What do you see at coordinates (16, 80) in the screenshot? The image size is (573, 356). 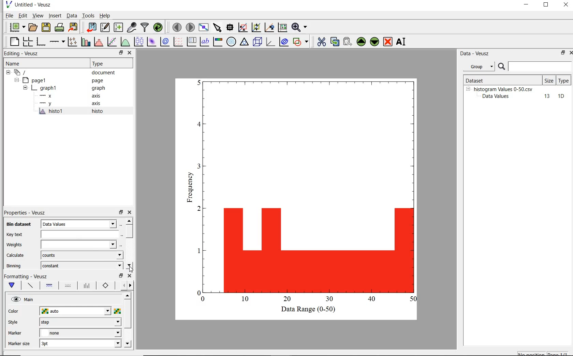 I see `hide` at bounding box center [16, 80].